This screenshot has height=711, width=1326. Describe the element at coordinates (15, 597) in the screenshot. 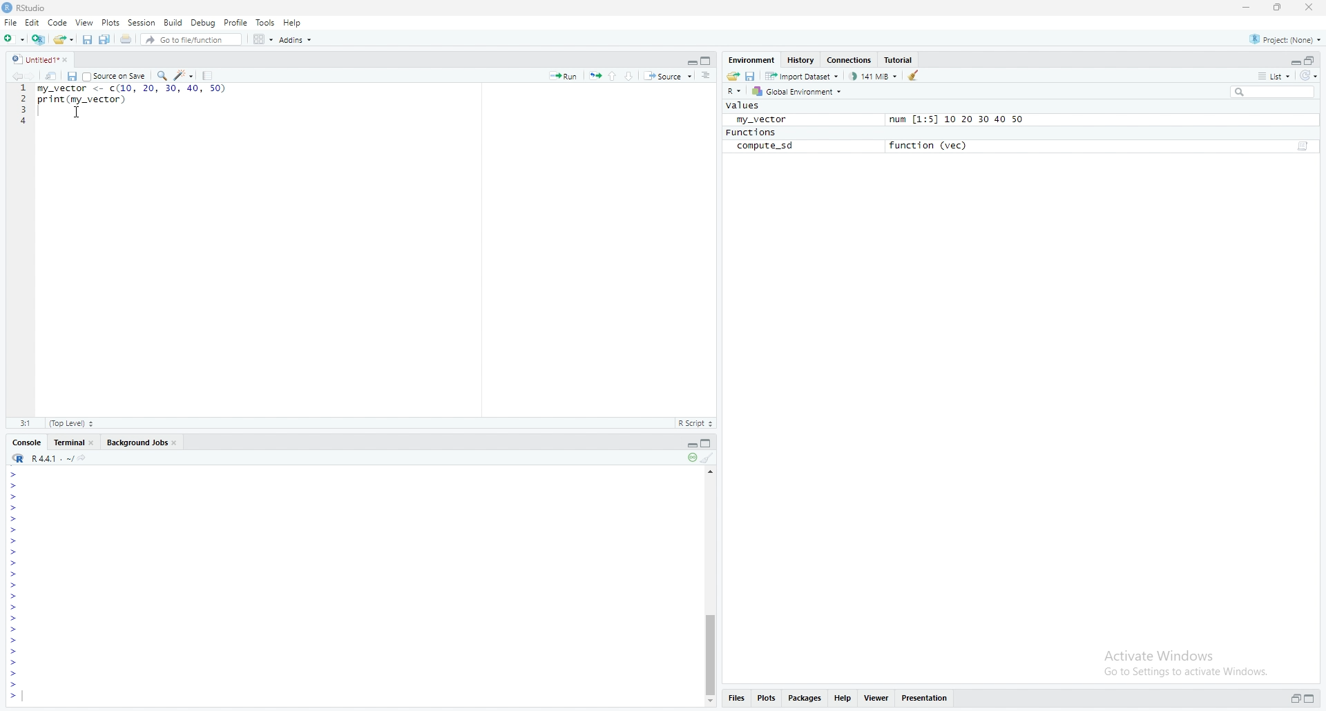

I see `Prompt cursor` at that location.